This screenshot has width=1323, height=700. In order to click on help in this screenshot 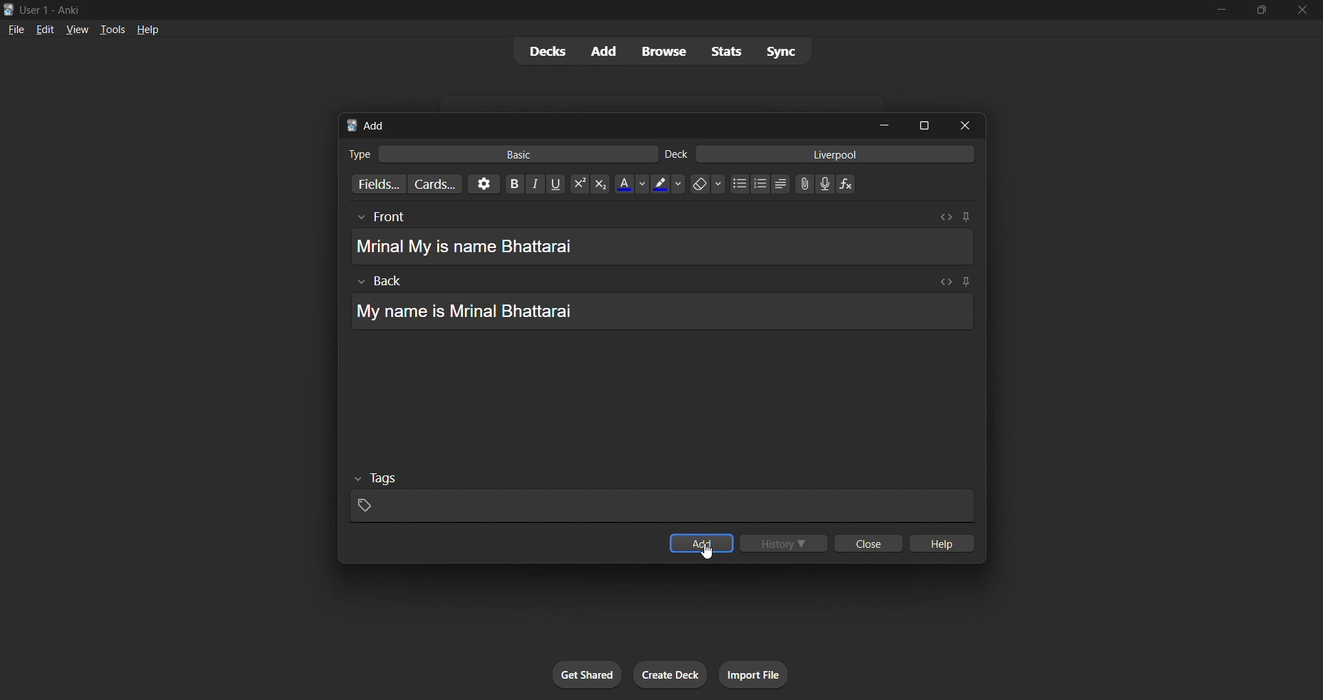, I will do `click(944, 543)`.